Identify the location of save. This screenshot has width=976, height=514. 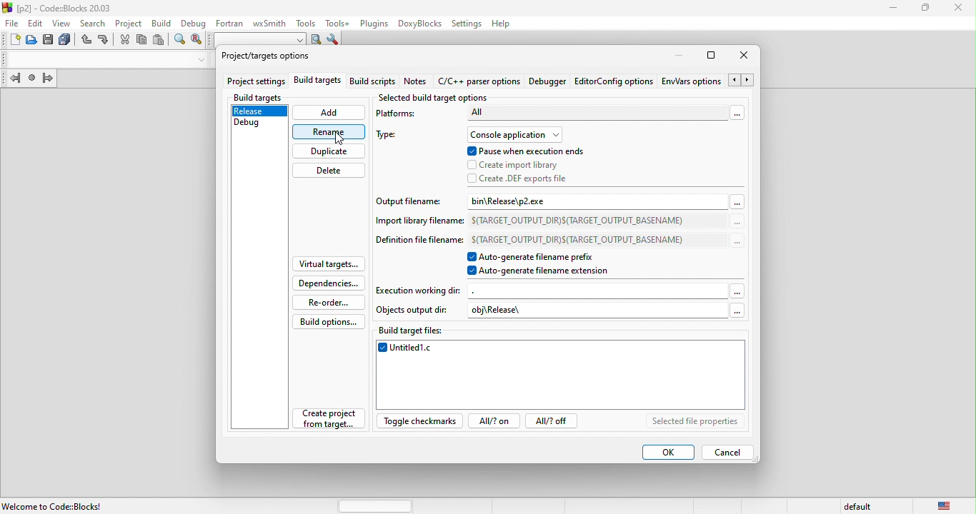
(49, 41).